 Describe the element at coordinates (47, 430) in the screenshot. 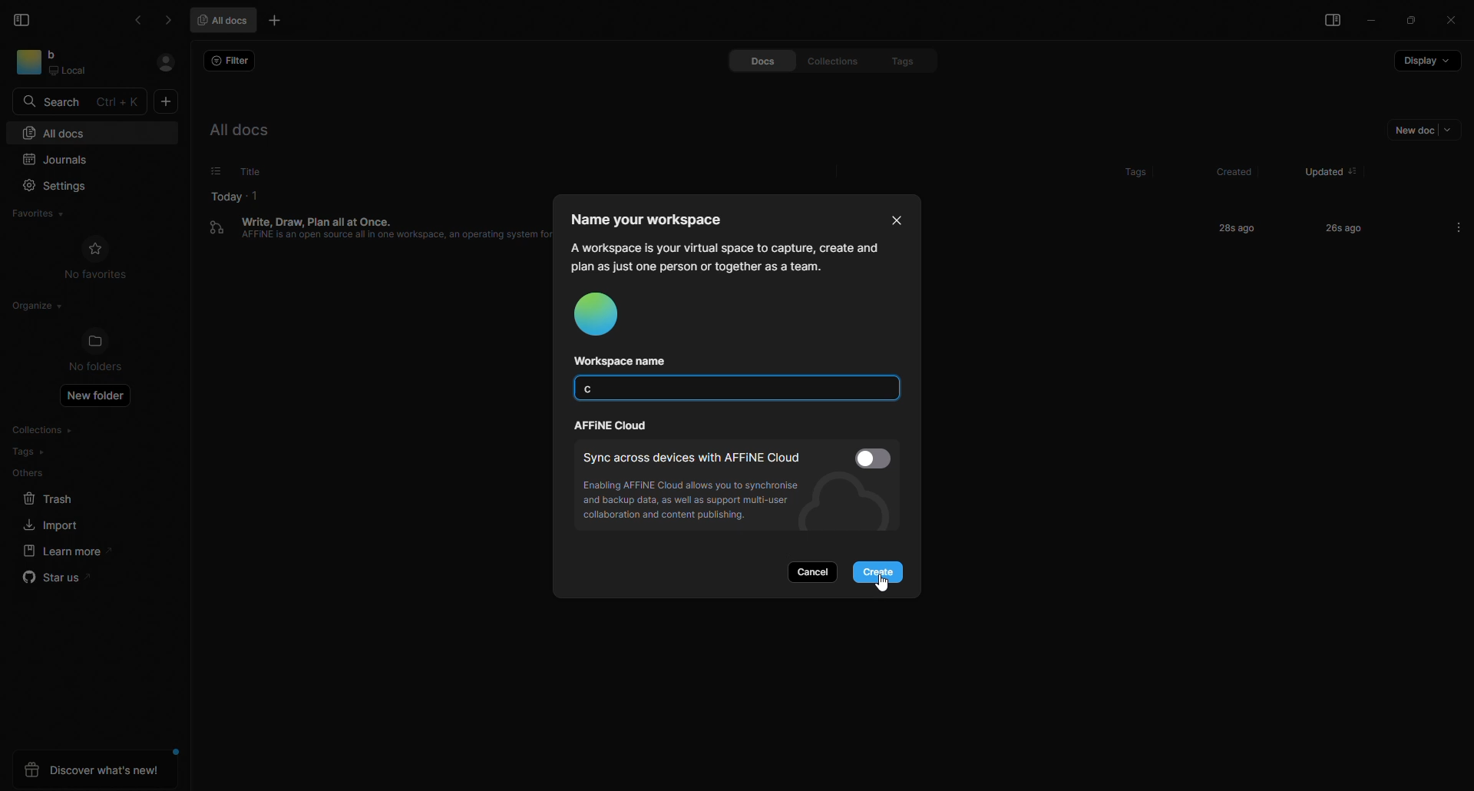

I see `collections` at that location.